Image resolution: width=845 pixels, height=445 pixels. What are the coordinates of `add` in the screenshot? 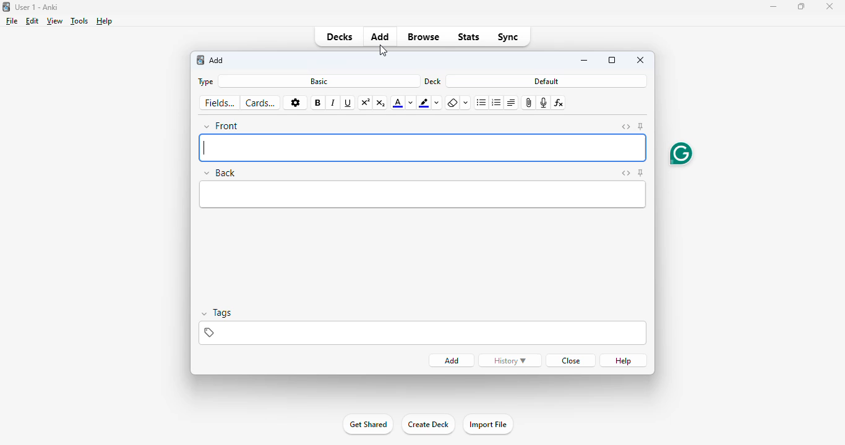 It's located at (452, 361).